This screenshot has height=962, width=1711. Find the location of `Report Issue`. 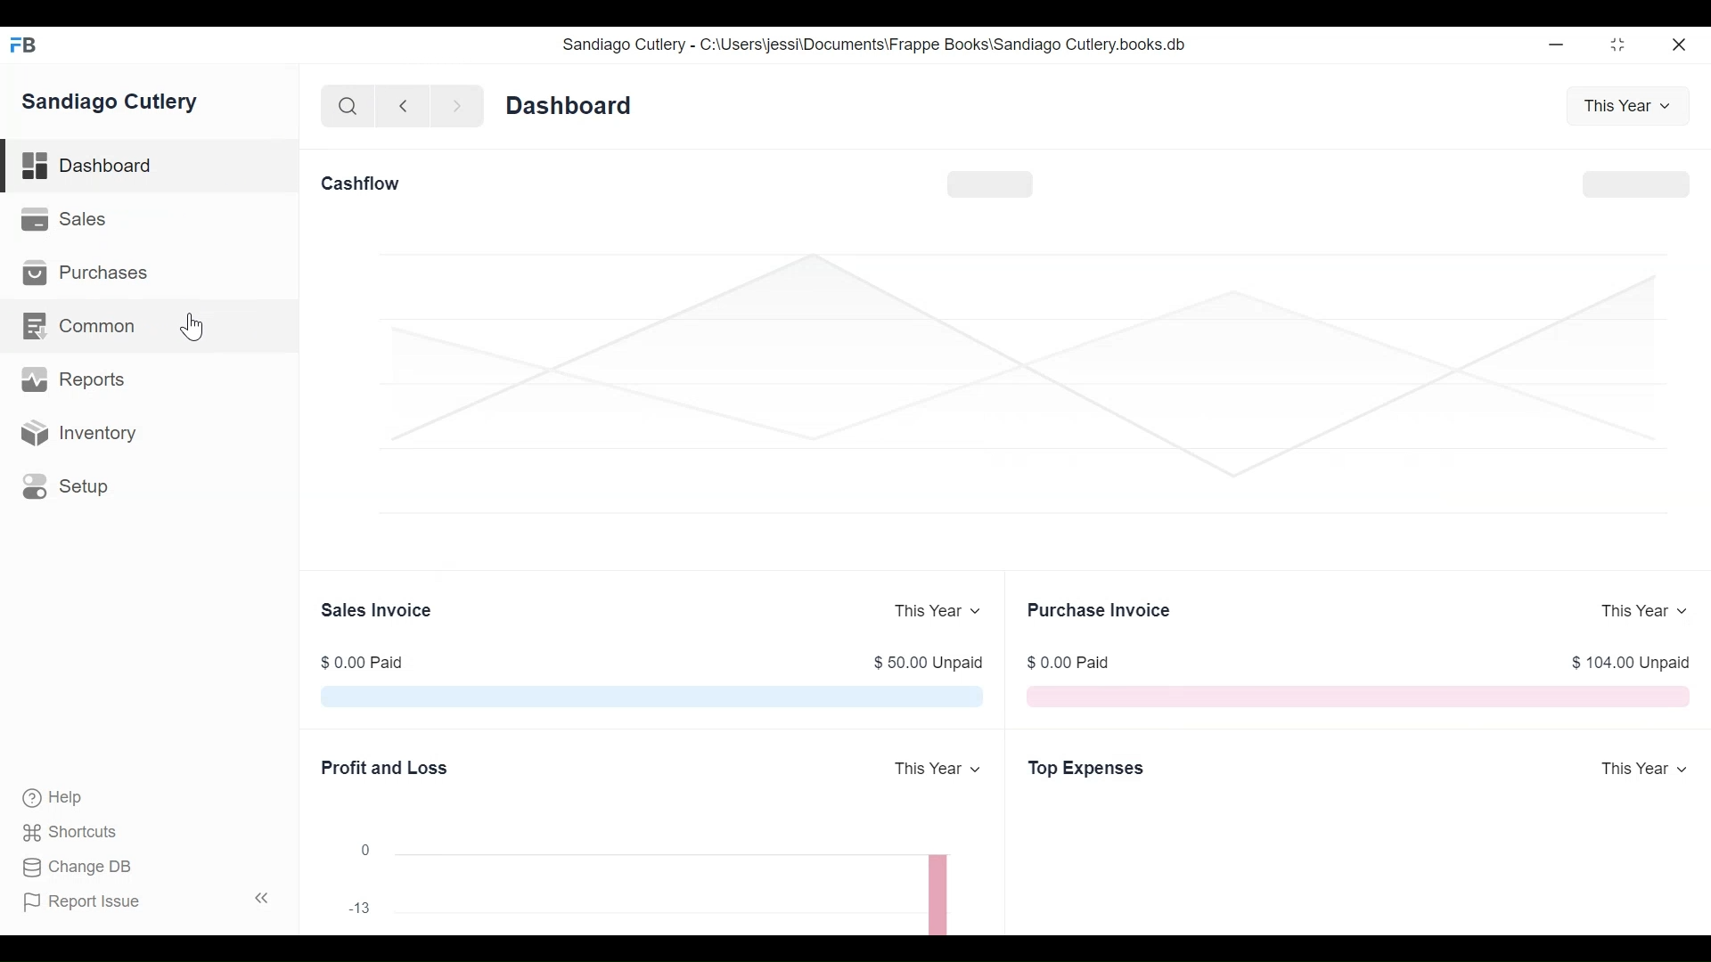

Report Issue is located at coordinates (150, 901).